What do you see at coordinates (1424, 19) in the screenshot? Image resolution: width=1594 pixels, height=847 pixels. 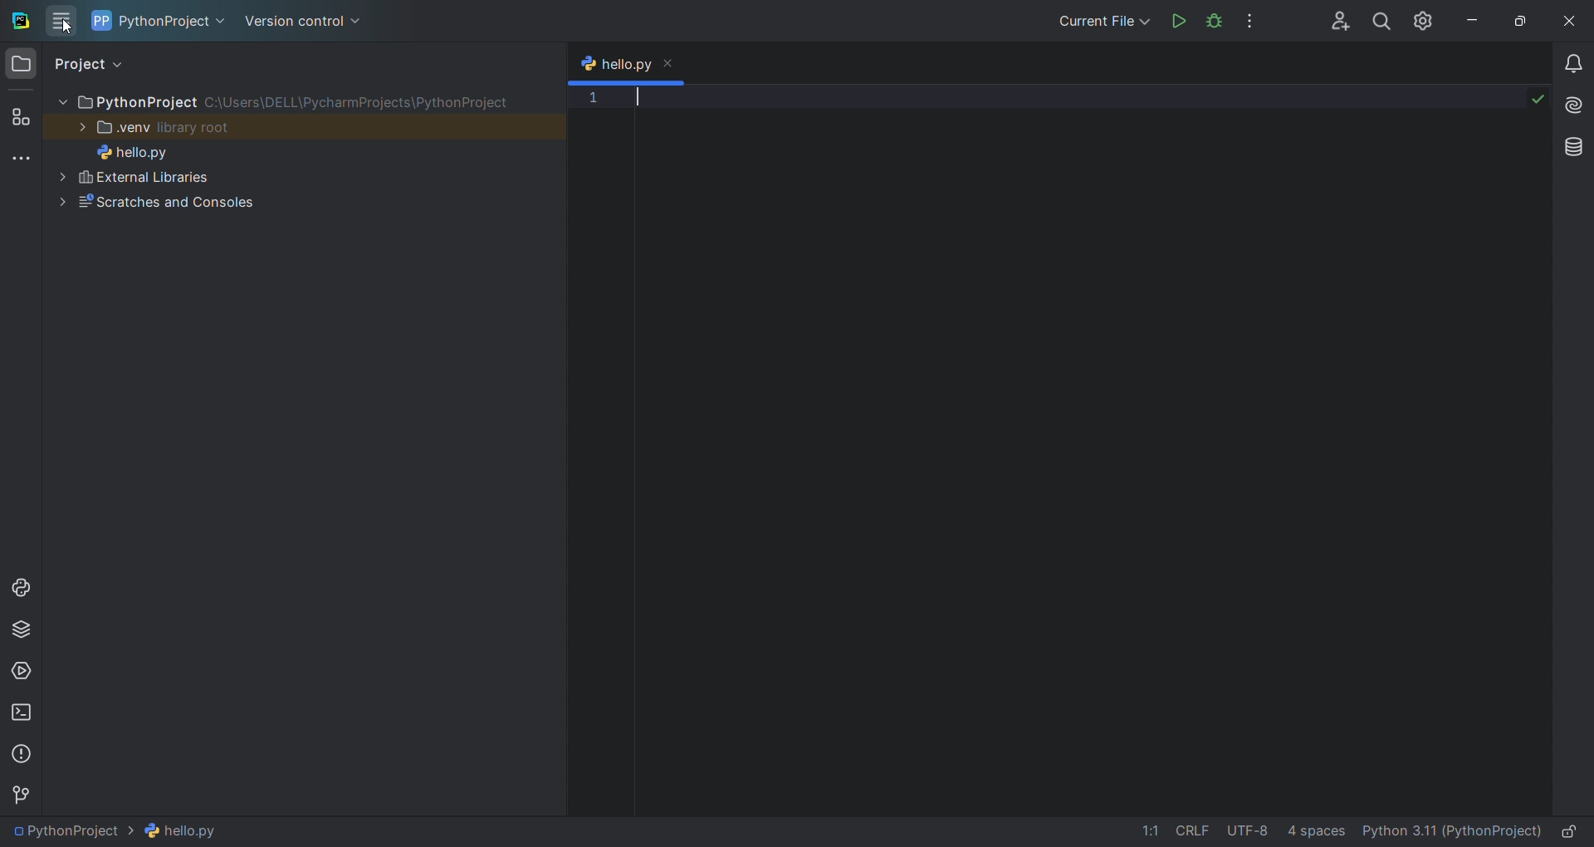 I see `settings` at bounding box center [1424, 19].